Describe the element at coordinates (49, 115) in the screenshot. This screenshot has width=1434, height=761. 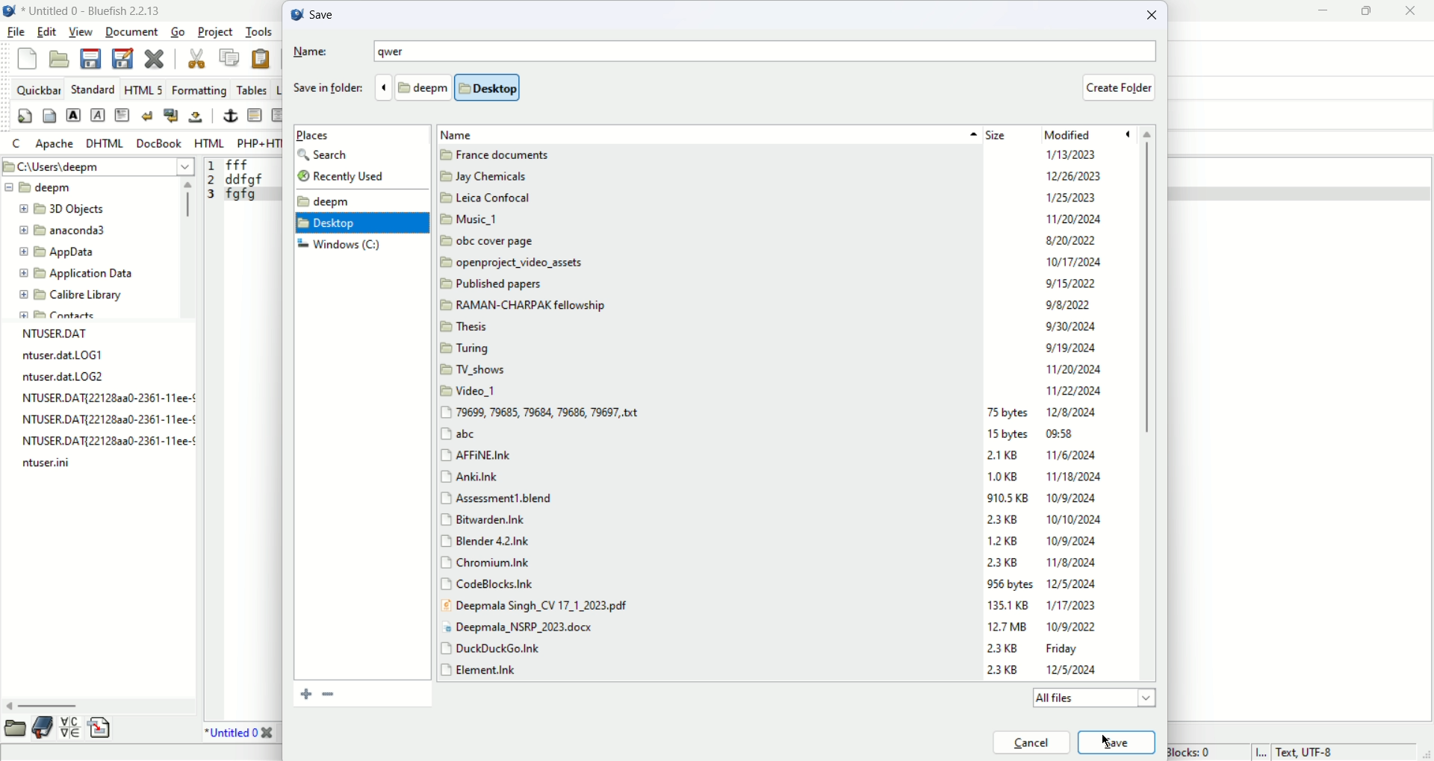
I see `body` at that location.